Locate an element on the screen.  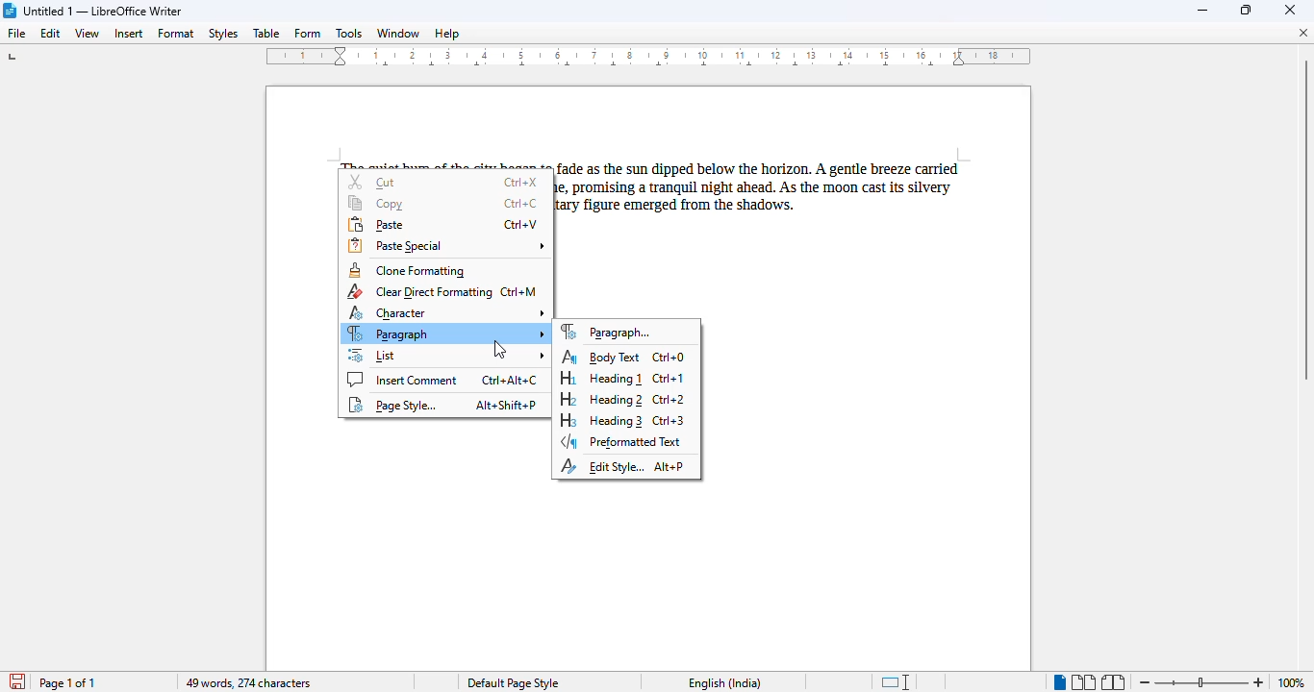
paste is located at coordinates (443, 224).